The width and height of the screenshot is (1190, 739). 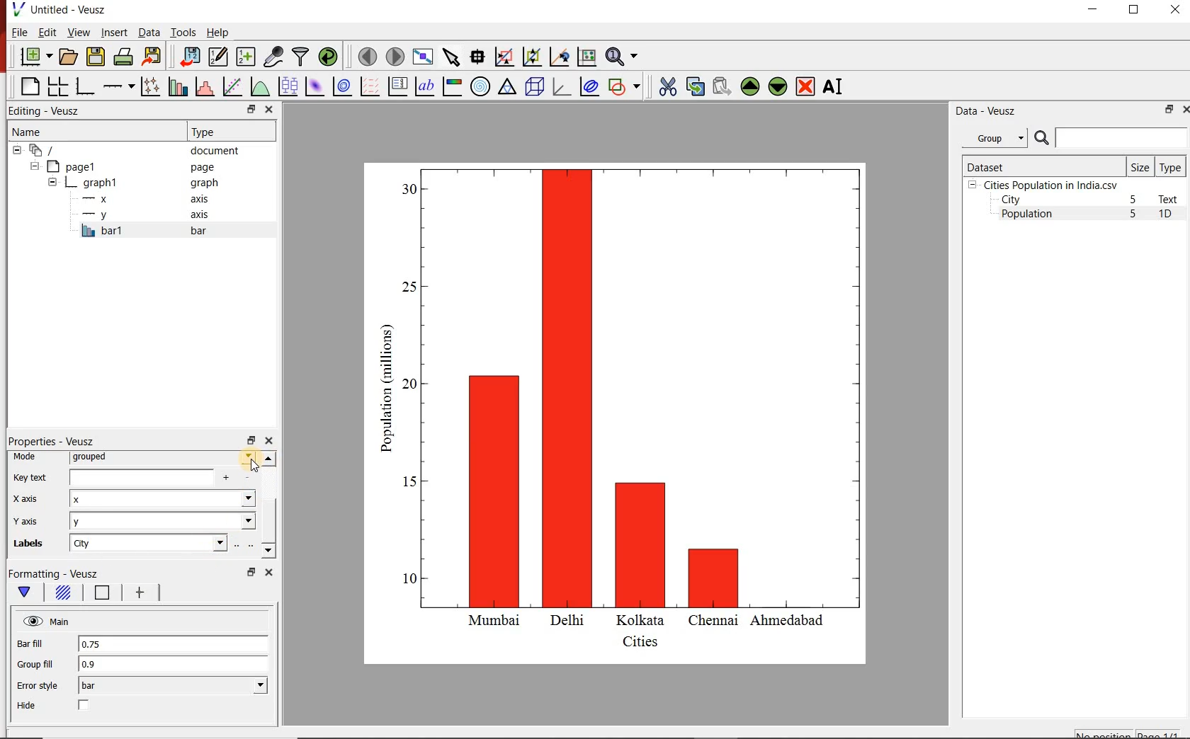 What do you see at coordinates (589, 87) in the screenshot?
I see `plot covariance ellipses` at bounding box center [589, 87].